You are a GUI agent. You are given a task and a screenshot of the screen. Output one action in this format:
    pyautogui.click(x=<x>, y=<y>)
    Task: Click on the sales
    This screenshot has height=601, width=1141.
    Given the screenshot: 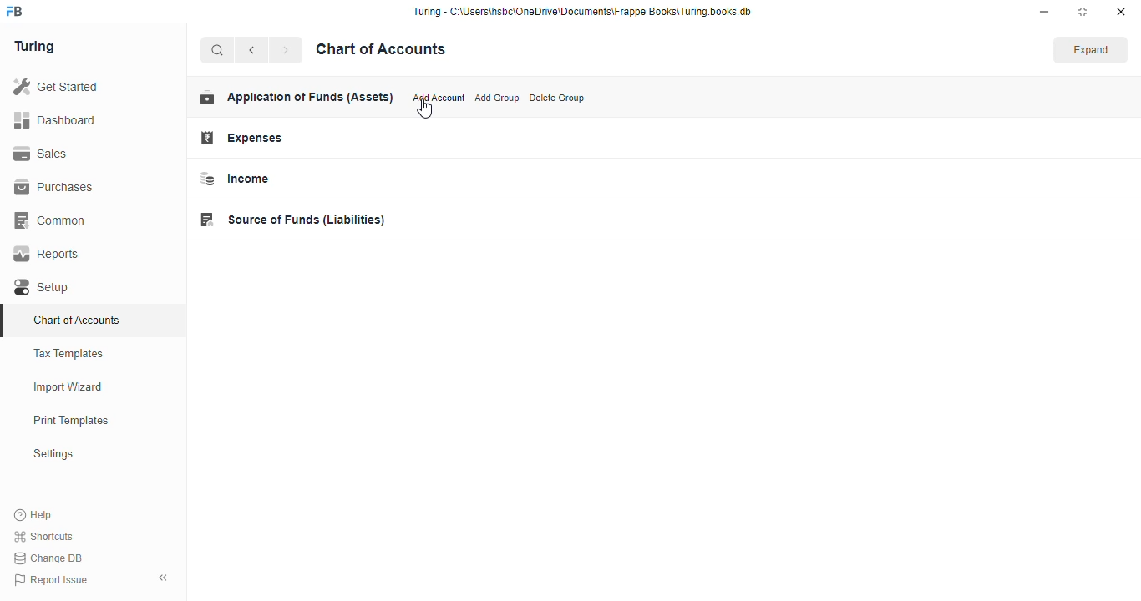 What is the action you would take?
    pyautogui.click(x=41, y=154)
    